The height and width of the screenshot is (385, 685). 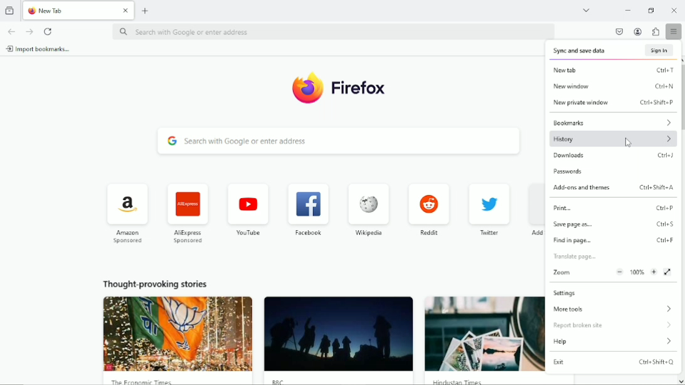 I want to click on Bookmarks >, so click(x=611, y=122).